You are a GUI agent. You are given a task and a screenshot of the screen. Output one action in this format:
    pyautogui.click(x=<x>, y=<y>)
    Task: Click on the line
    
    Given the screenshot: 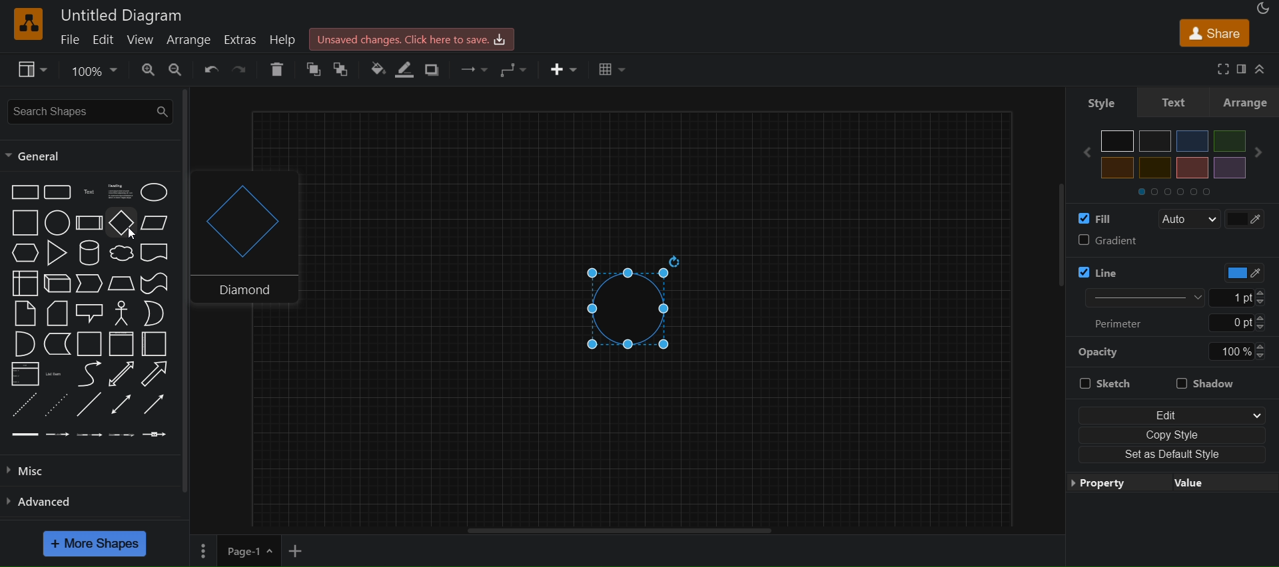 What is the action you would take?
    pyautogui.click(x=89, y=406)
    